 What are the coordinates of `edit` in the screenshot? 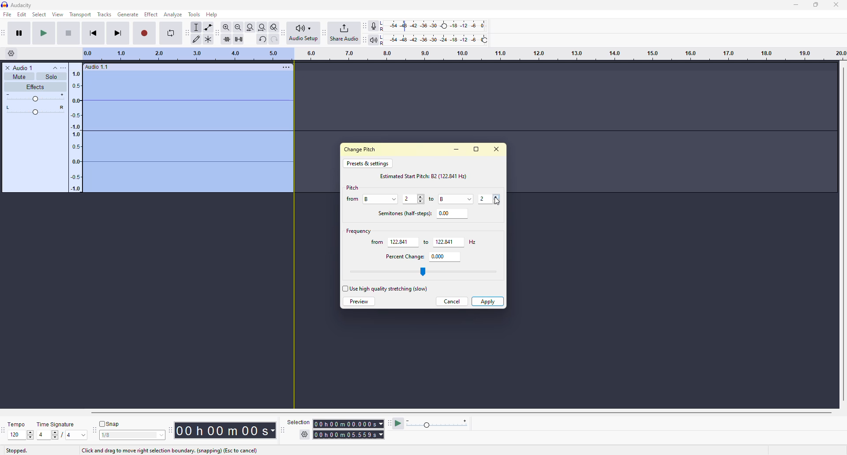 It's located at (22, 15).